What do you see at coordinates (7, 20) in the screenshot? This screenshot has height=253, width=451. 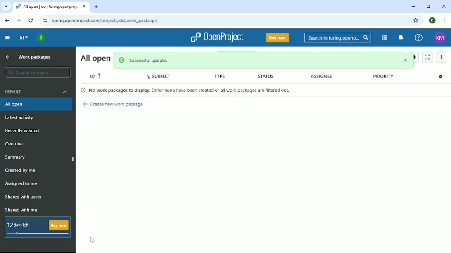 I see `Back` at bounding box center [7, 20].